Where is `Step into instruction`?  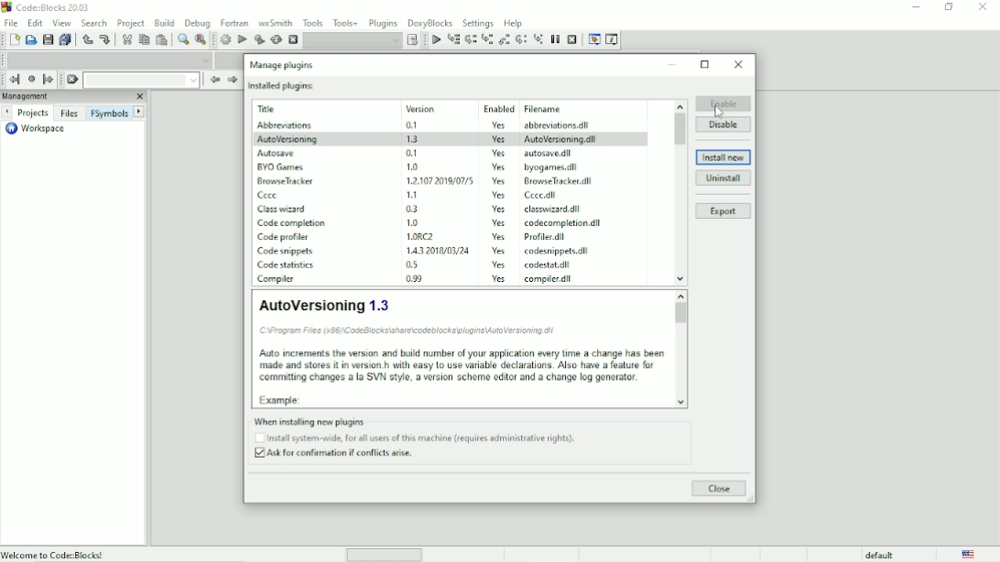 Step into instruction is located at coordinates (538, 39).